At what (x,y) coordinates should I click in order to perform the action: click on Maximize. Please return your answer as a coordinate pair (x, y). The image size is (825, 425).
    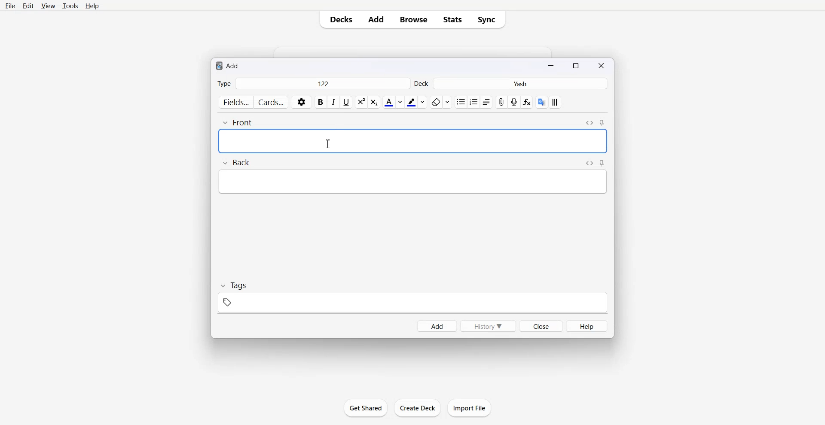
    Looking at the image, I should click on (577, 65).